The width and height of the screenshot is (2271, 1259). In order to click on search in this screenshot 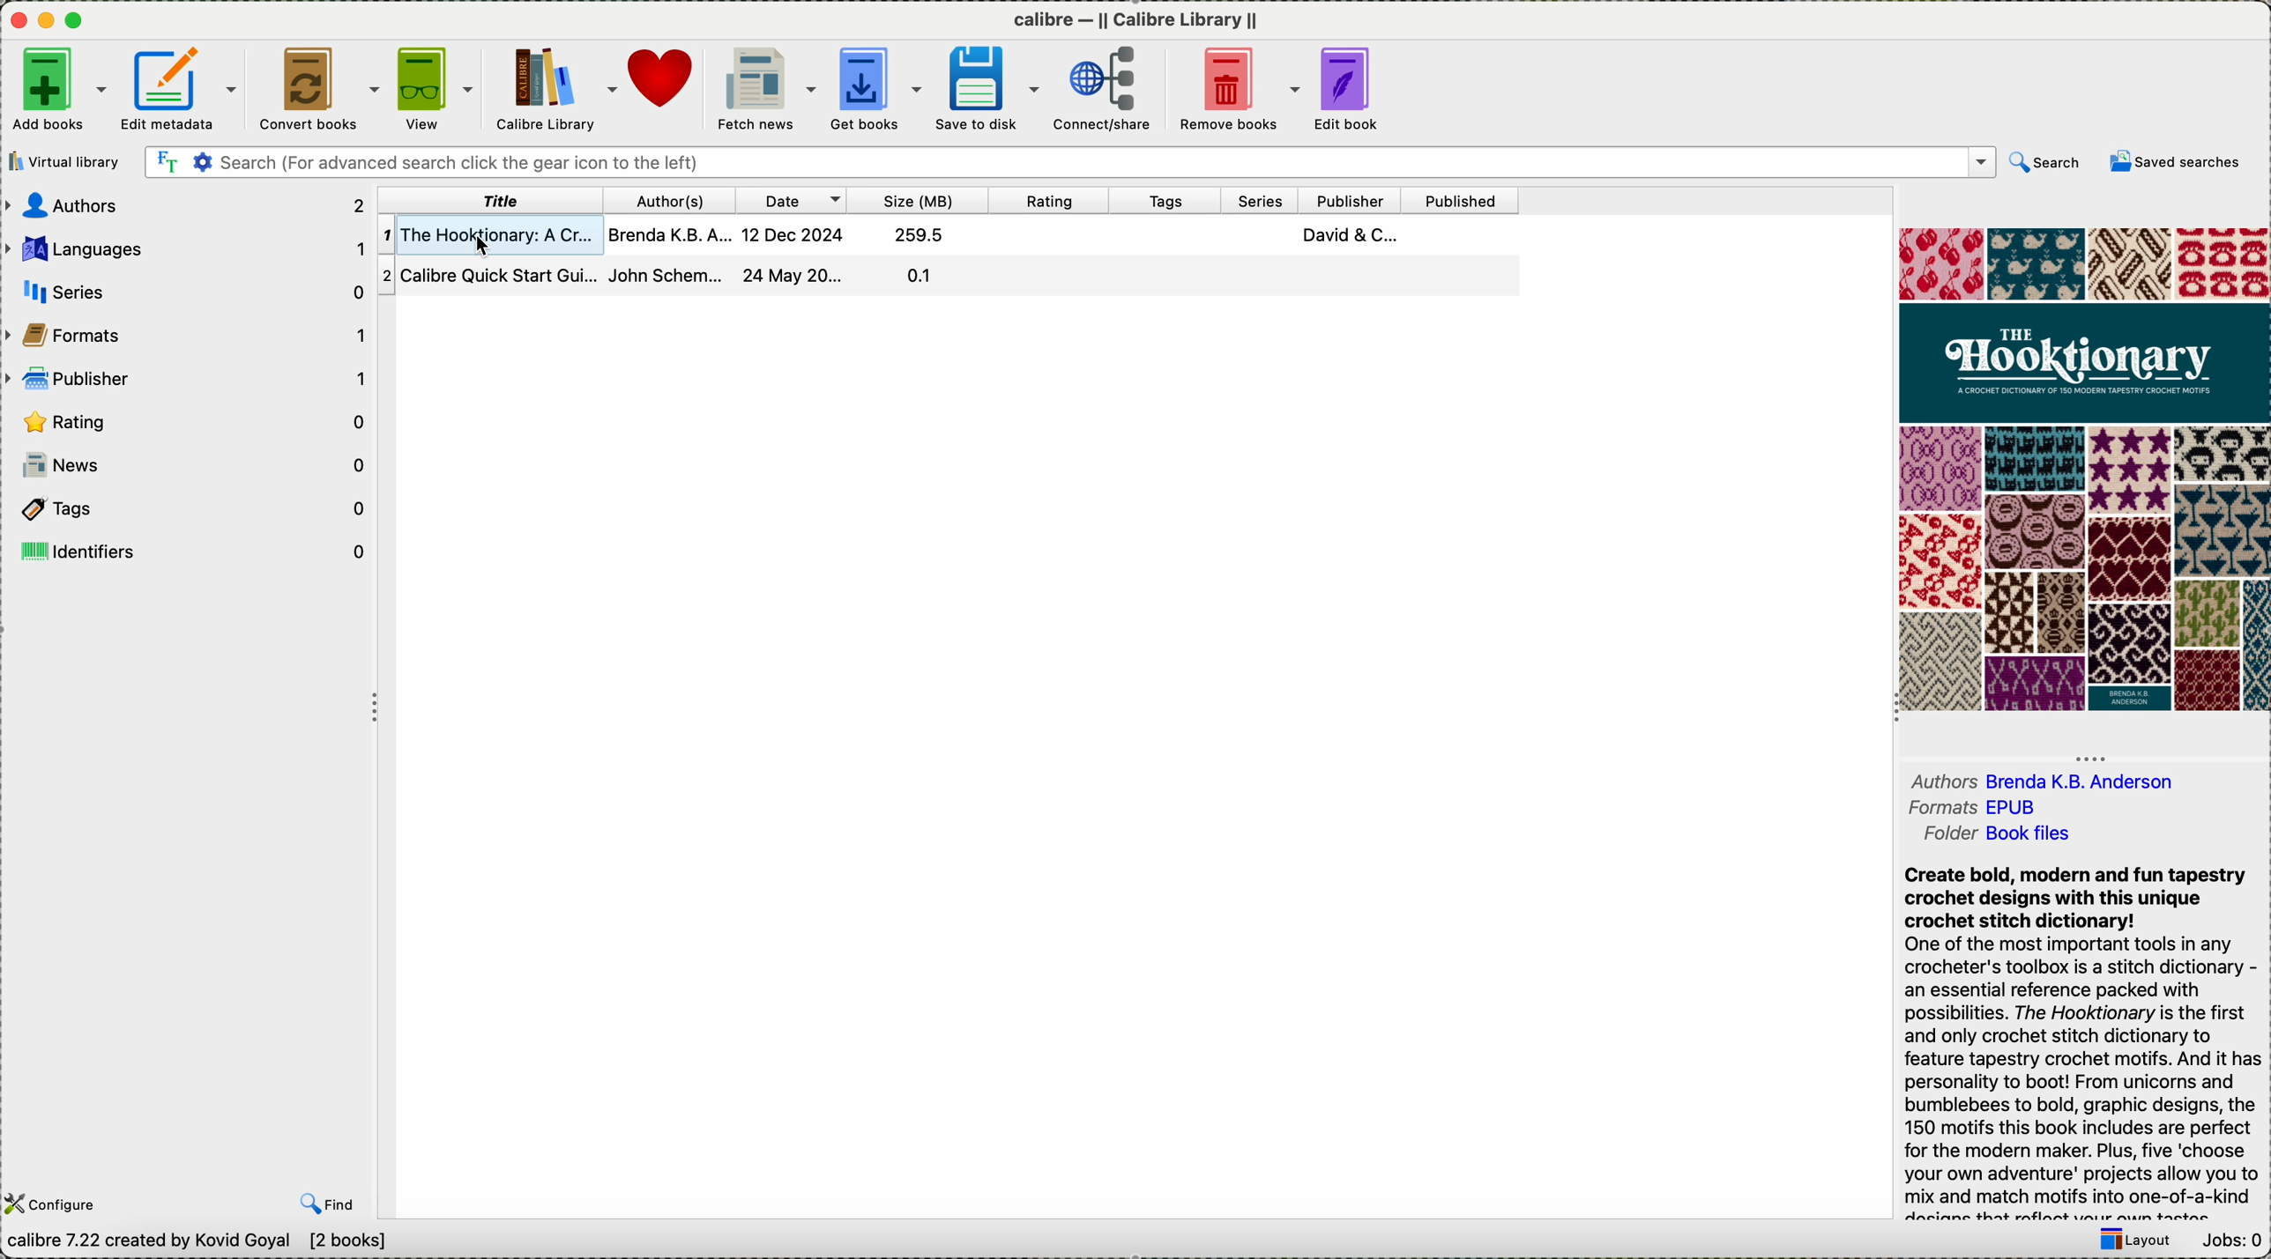, I will do `click(2046, 162)`.